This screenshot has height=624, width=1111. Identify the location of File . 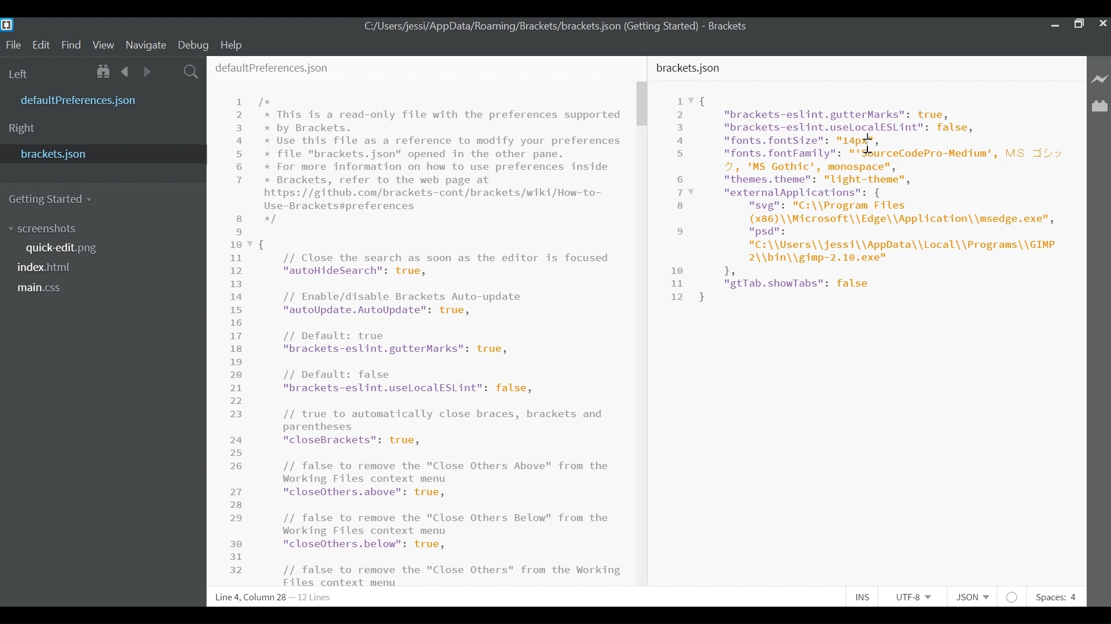
(11, 44).